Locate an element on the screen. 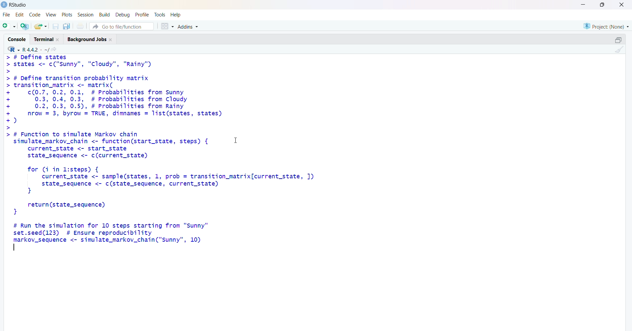  addins is located at coordinates (189, 27).